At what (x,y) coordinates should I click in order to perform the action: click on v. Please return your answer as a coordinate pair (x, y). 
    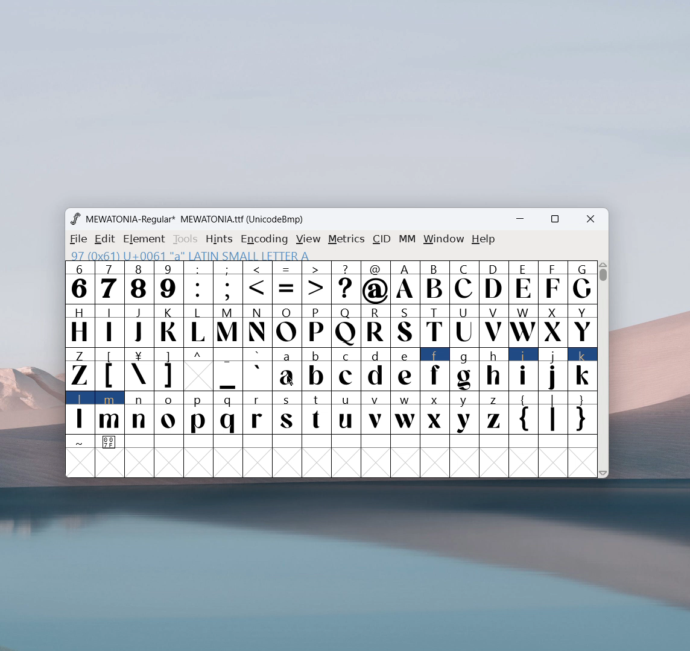
    Looking at the image, I should click on (375, 412).